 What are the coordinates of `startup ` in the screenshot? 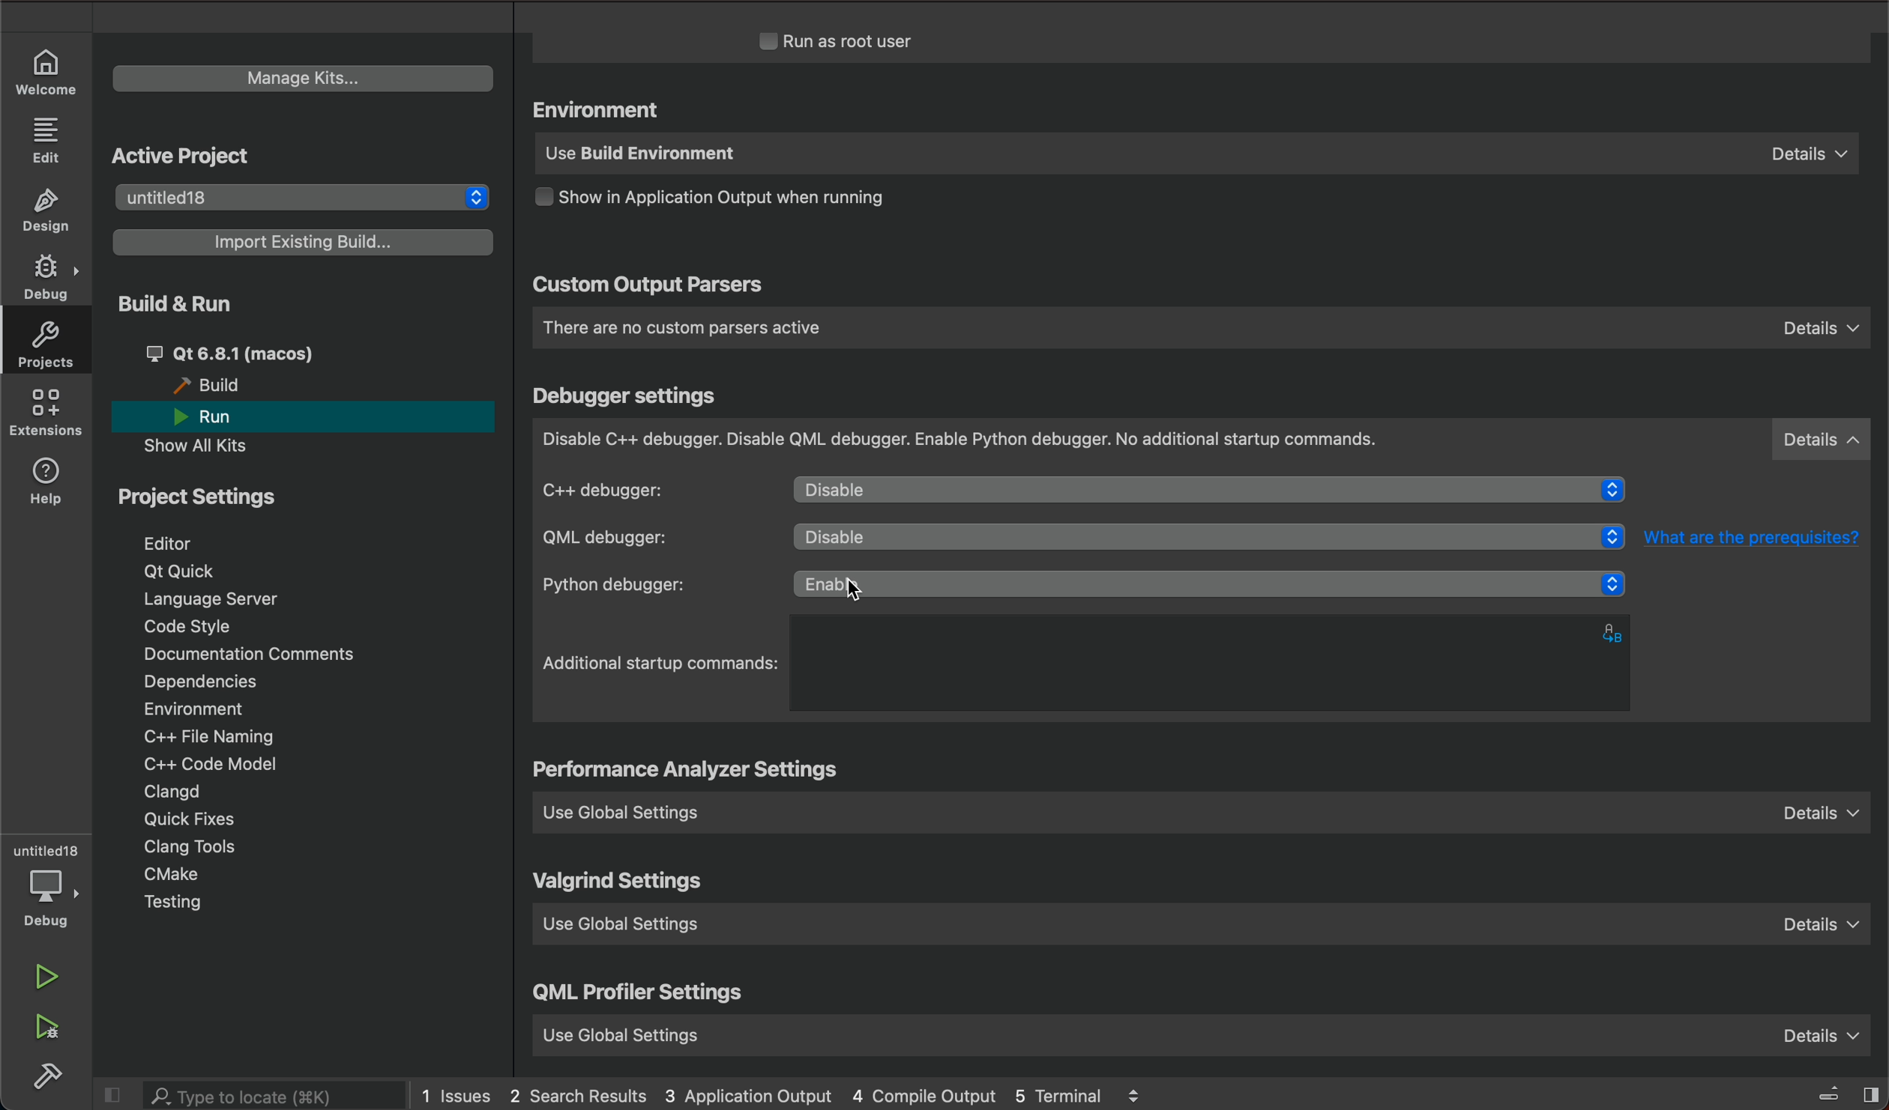 It's located at (662, 664).